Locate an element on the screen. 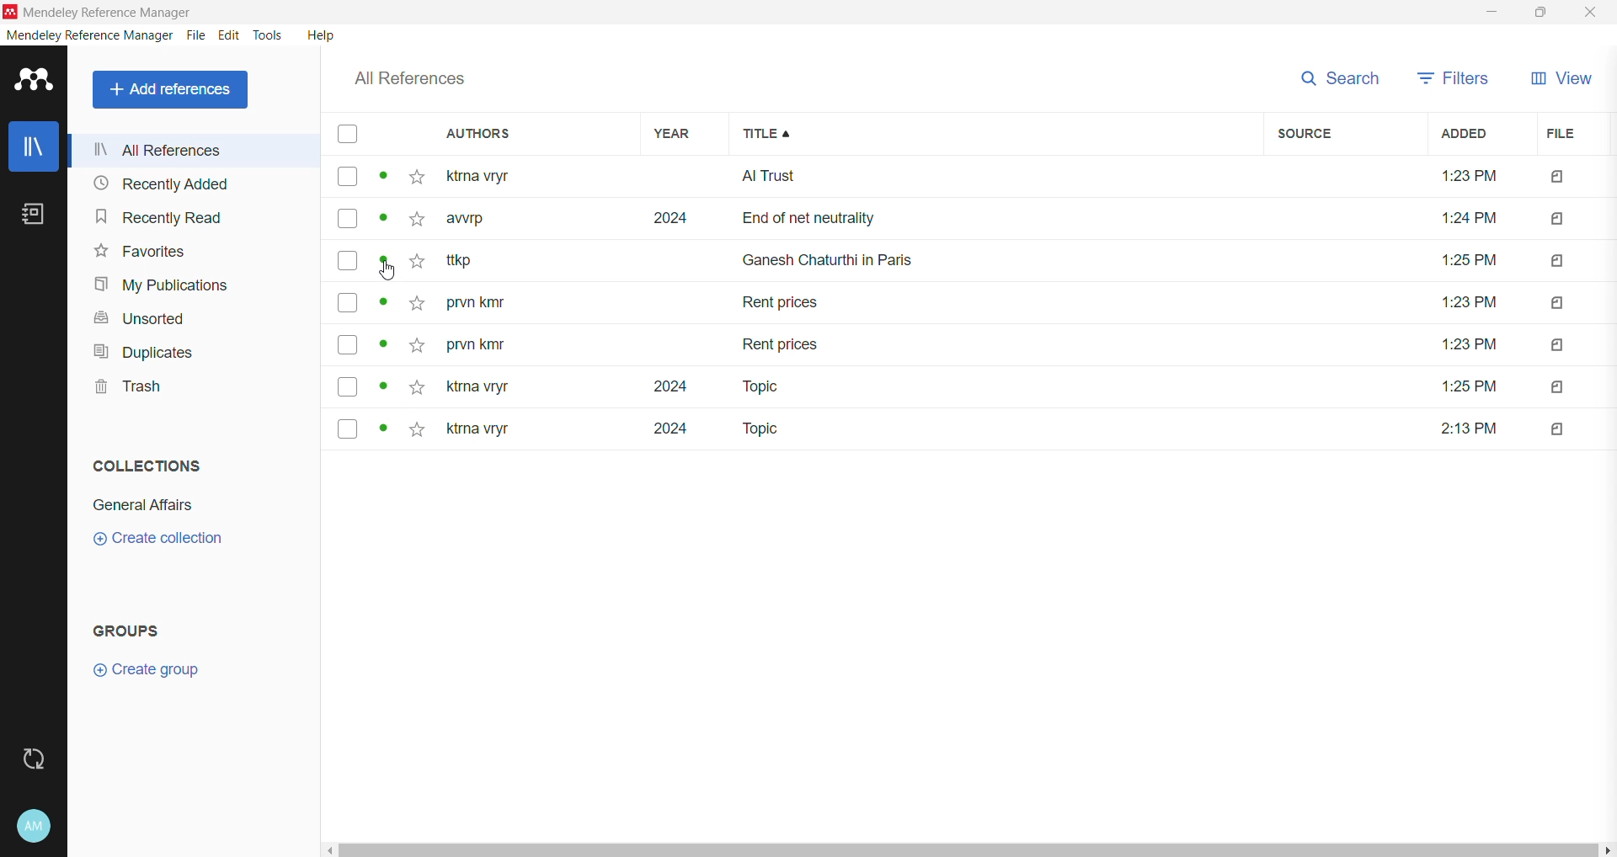 The height and width of the screenshot is (857, 1617). Horizontal Scroll Bar is located at coordinates (969, 850).